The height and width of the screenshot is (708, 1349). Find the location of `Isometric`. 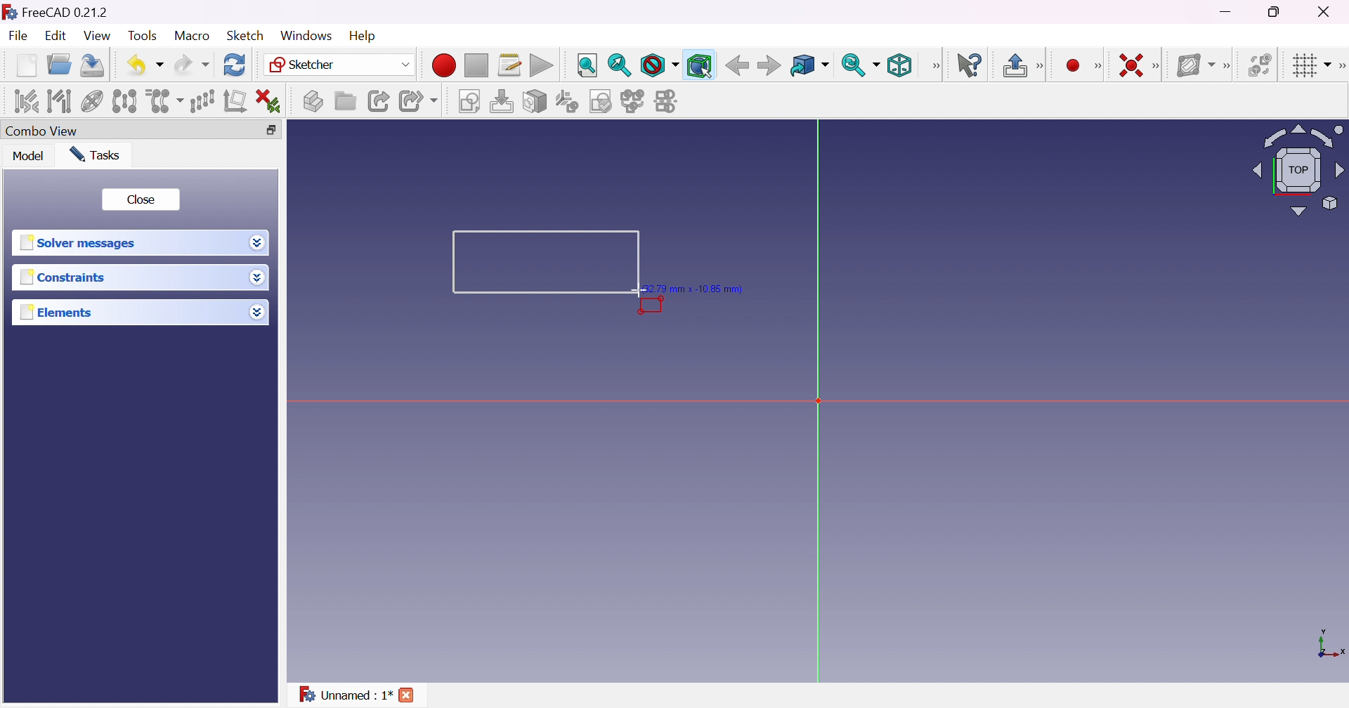

Isometric is located at coordinates (900, 65).